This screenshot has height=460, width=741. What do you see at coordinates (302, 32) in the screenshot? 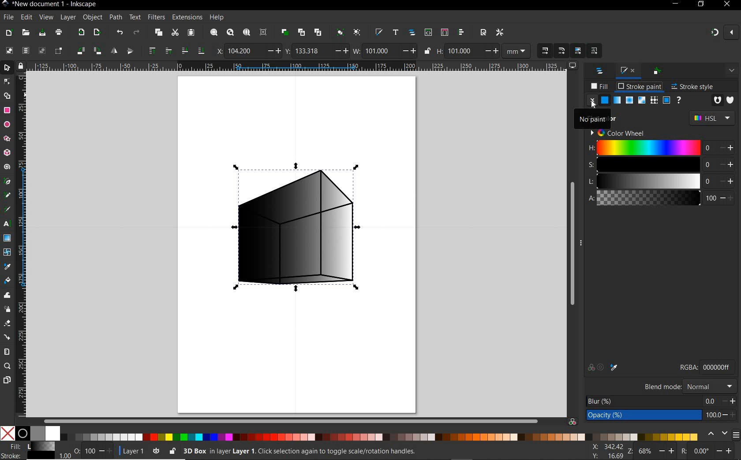
I see `CREATE CLONE` at bounding box center [302, 32].